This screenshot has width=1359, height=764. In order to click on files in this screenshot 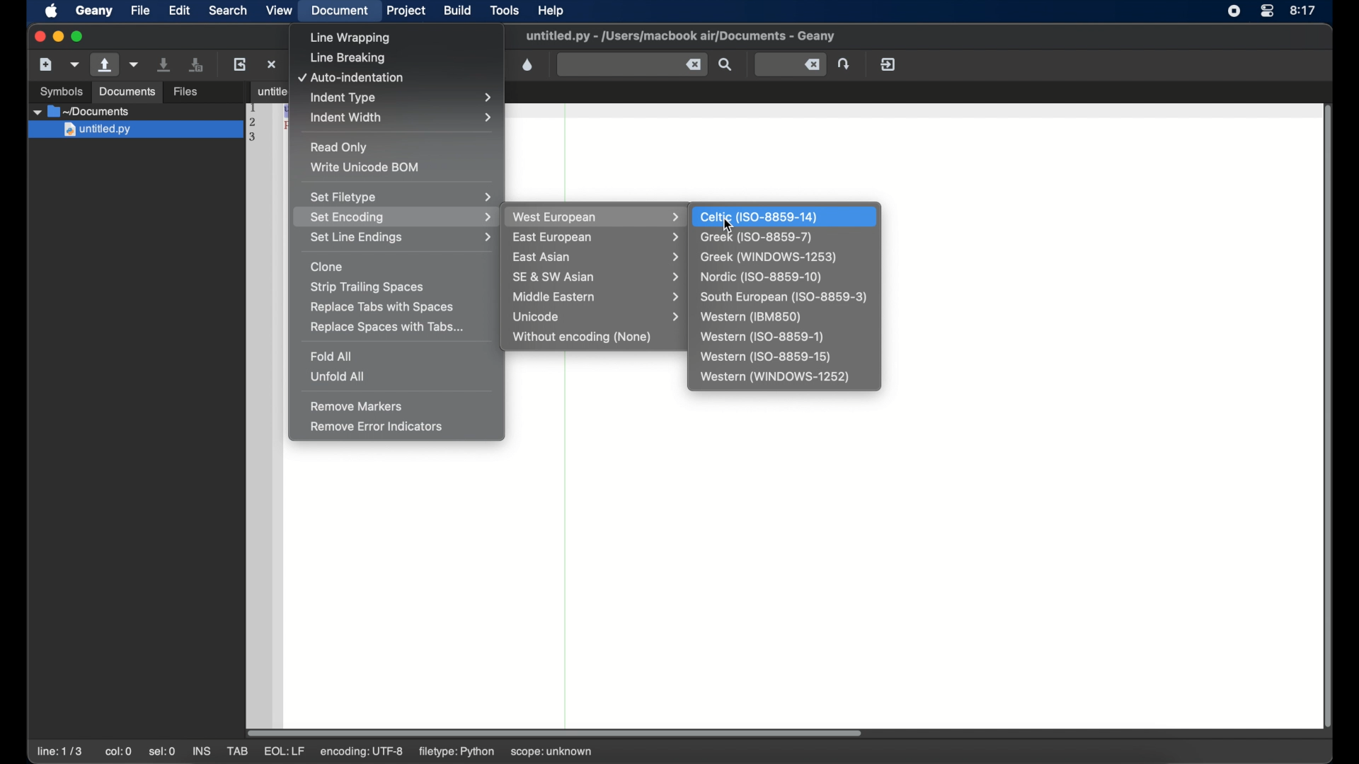, I will do `click(185, 93)`.